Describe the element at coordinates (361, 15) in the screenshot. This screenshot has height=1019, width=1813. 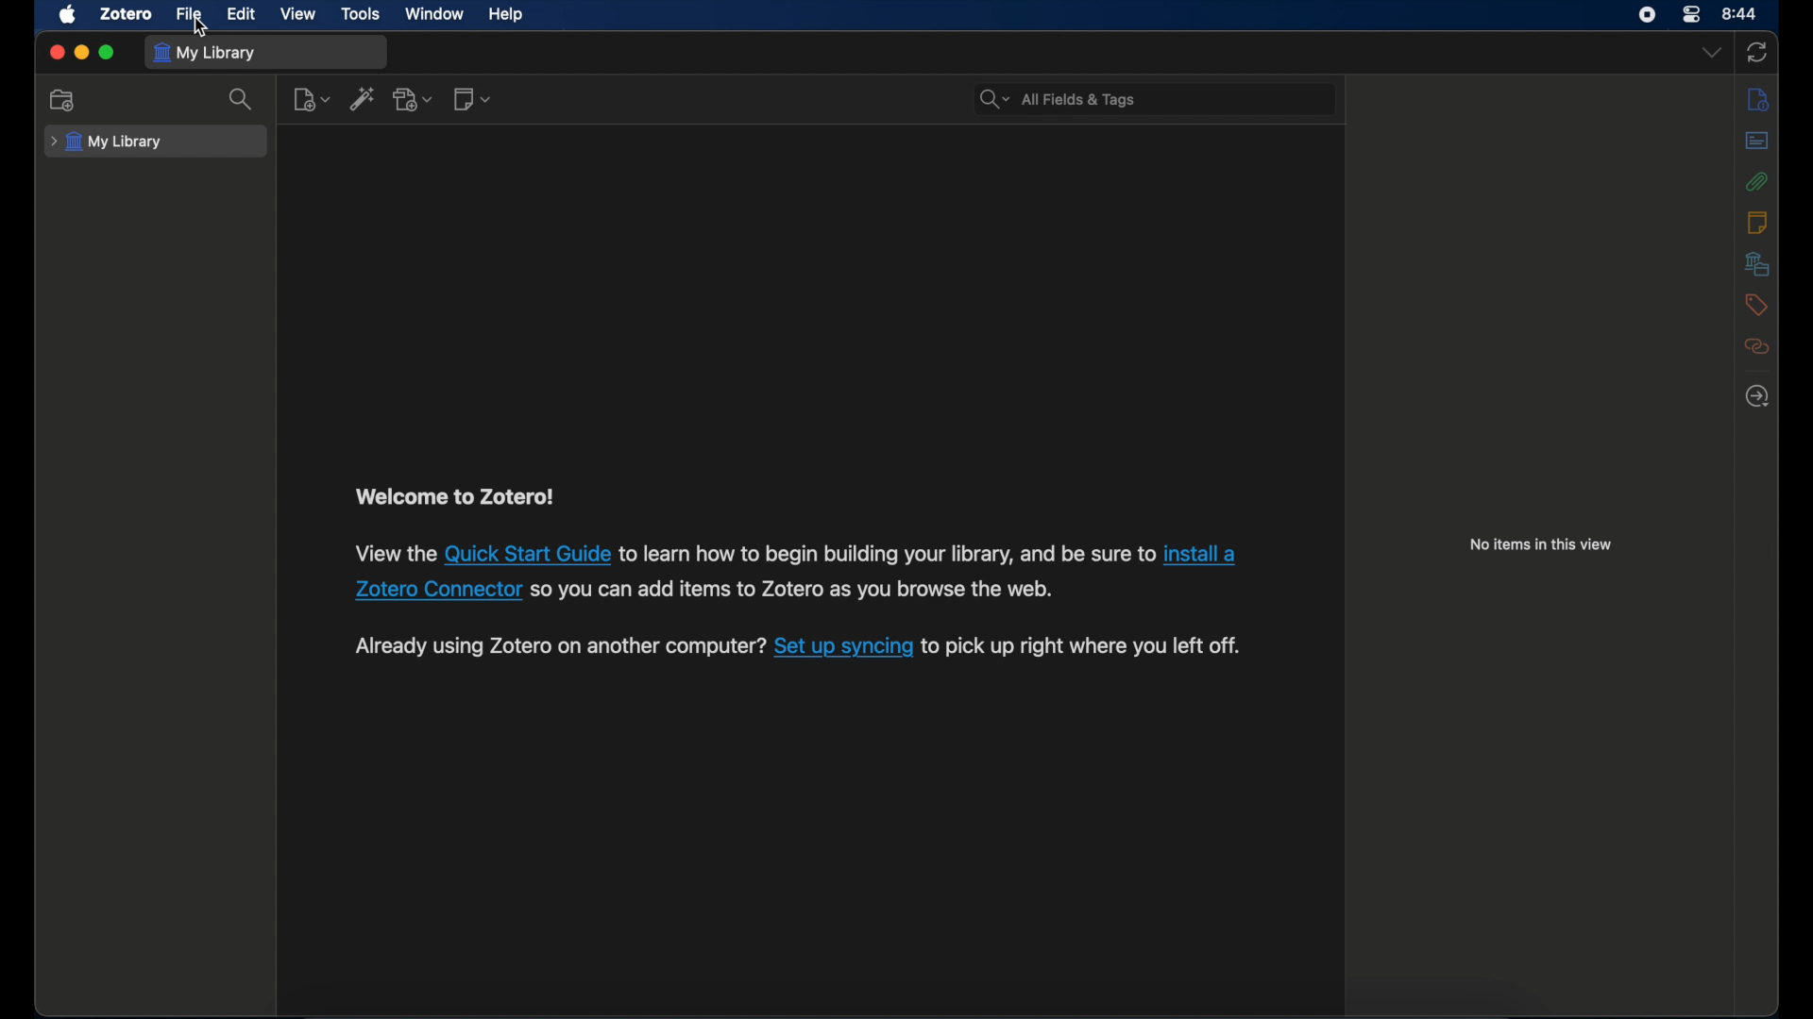
I see `tools` at that location.